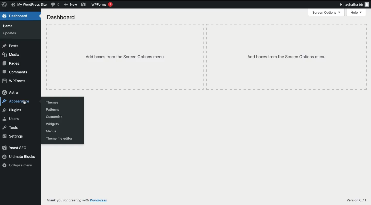 This screenshot has width=371, height=205. I want to click on Astra, so click(11, 92).